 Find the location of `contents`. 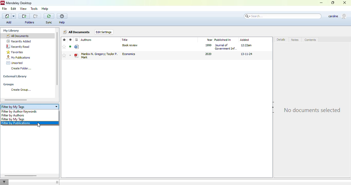

contents is located at coordinates (310, 40).